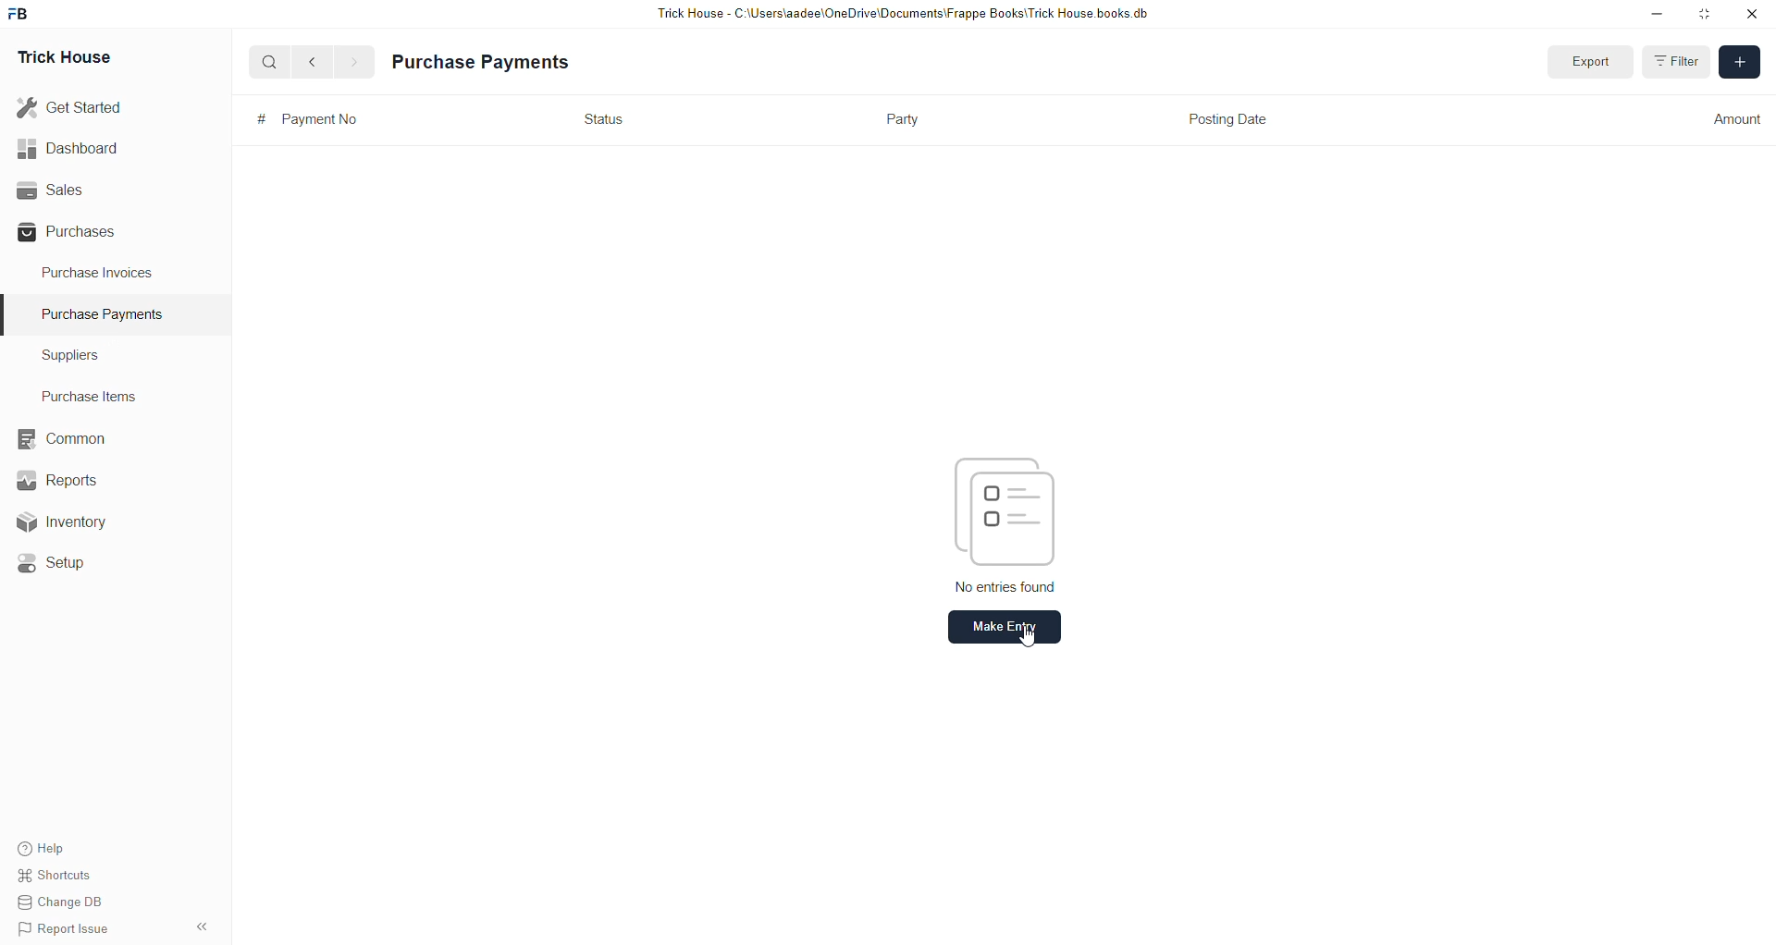 The height and width of the screenshot is (945, 1776). I want to click on Sales, so click(53, 190).